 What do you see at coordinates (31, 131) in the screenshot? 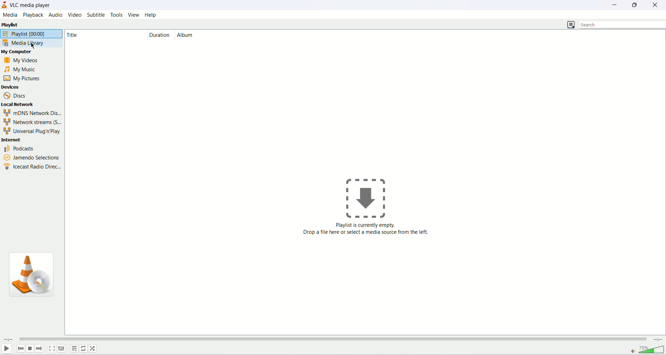
I see `Universal Plug n Play` at bounding box center [31, 131].